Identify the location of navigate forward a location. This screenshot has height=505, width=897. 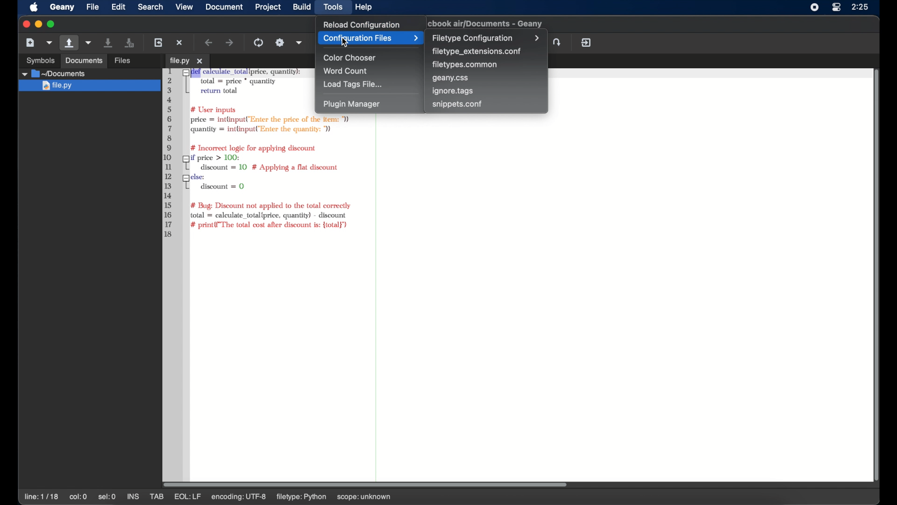
(230, 43).